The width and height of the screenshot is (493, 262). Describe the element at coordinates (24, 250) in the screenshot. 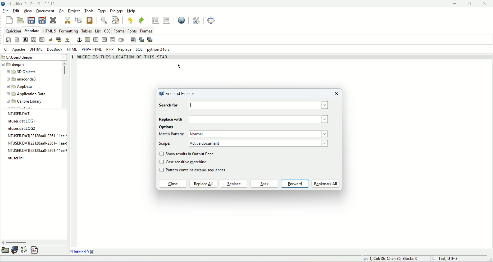

I see `char map` at that location.